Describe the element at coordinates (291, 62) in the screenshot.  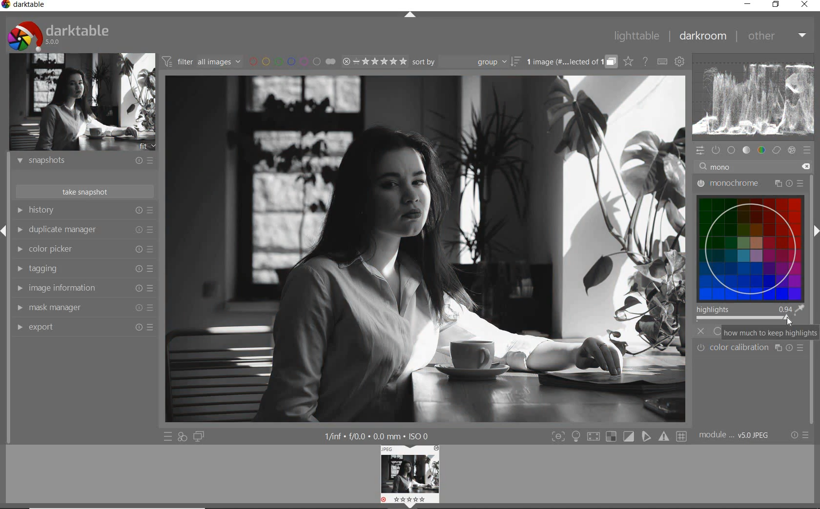
I see `filter images by color labels` at that location.